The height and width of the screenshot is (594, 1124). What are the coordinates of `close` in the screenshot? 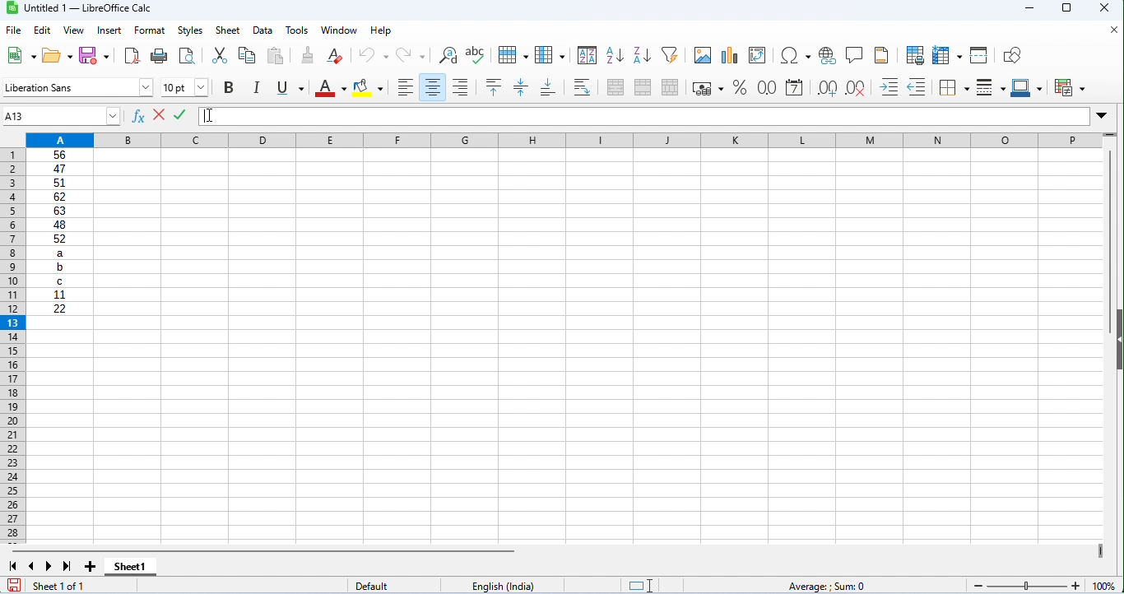 It's located at (1112, 29).